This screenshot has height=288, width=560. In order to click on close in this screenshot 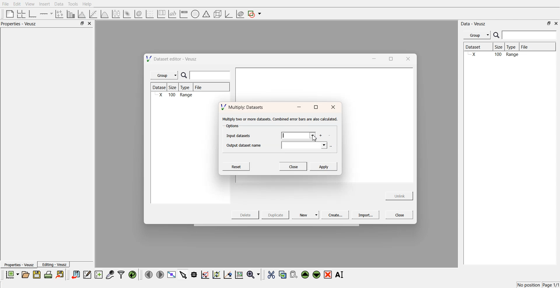, I will do `click(407, 58)`.